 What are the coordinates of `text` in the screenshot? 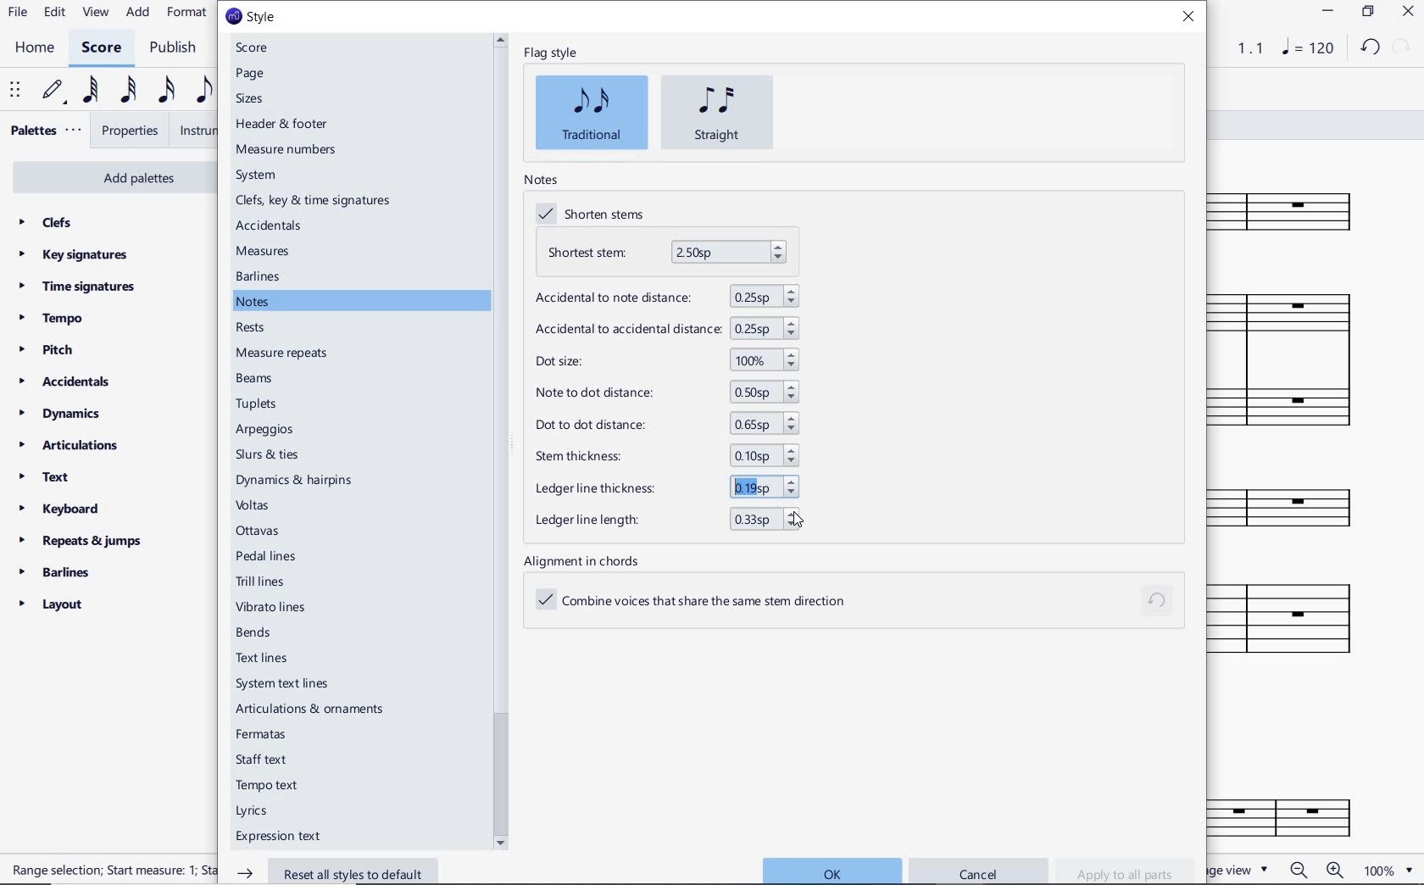 It's located at (44, 477).